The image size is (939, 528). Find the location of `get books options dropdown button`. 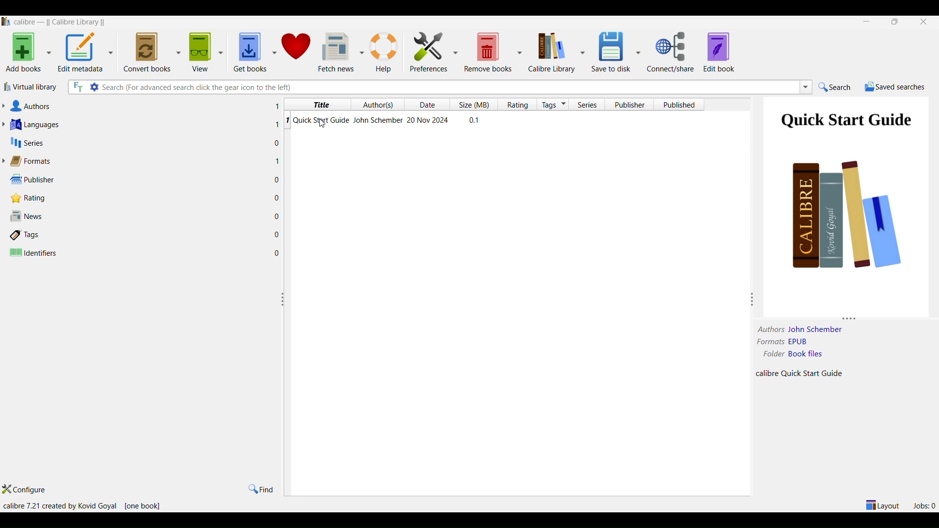

get books options dropdown button is located at coordinates (274, 52).